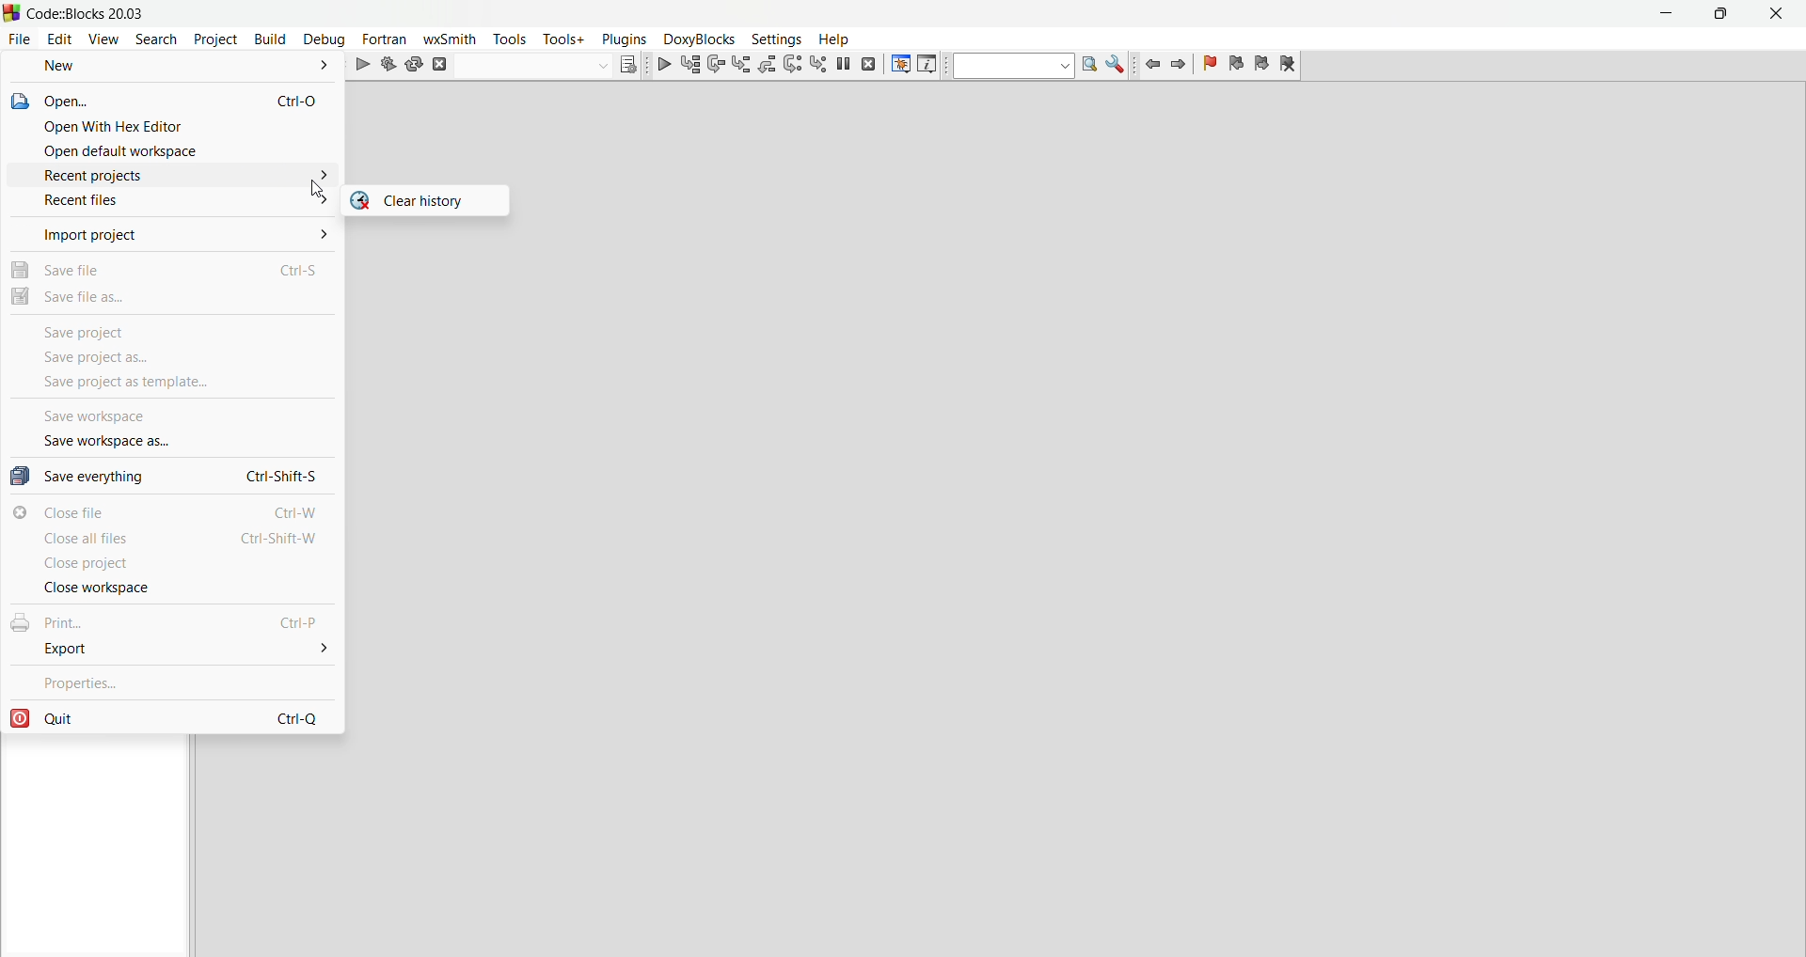 The height and width of the screenshot is (957, 1806). What do you see at coordinates (451, 39) in the screenshot?
I see `wxSmith` at bounding box center [451, 39].